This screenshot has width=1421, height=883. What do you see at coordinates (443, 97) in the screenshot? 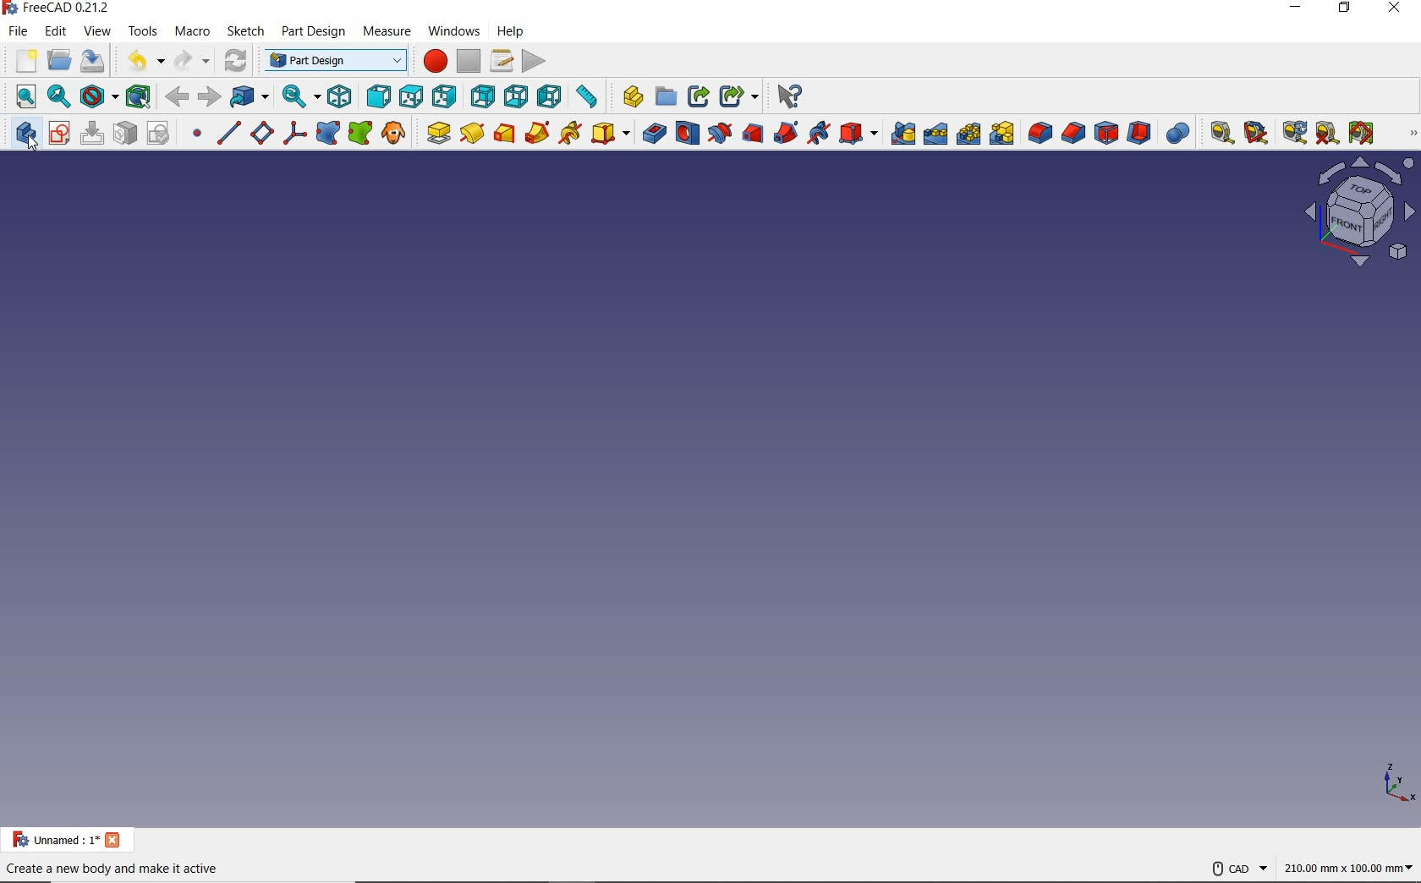
I see `right` at bounding box center [443, 97].